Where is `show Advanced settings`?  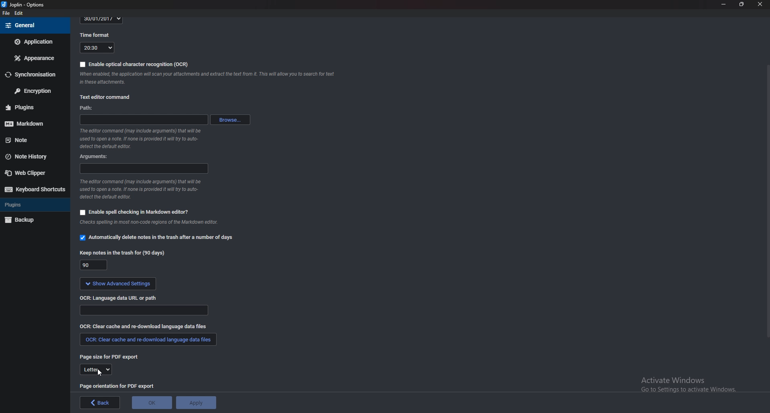
show Advanced settings is located at coordinates (118, 284).